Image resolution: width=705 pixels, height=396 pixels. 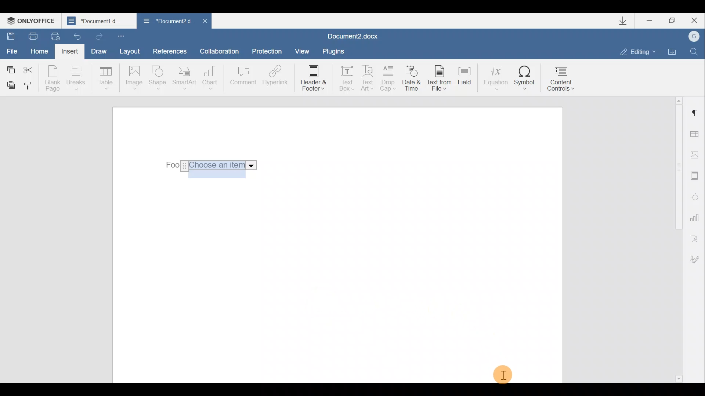 What do you see at coordinates (525, 77) in the screenshot?
I see `Symbol` at bounding box center [525, 77].